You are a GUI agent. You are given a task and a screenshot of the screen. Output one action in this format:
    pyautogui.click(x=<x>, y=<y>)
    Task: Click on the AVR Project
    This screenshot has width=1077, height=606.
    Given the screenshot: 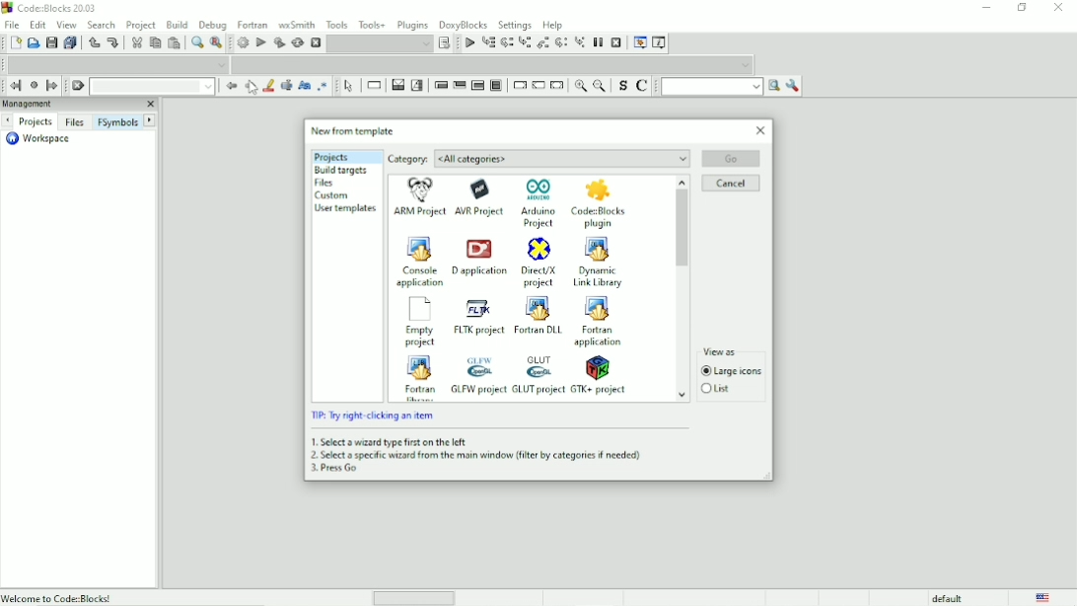 What is the action you would take?
    pyautogui.click(x=482, y=197)
    